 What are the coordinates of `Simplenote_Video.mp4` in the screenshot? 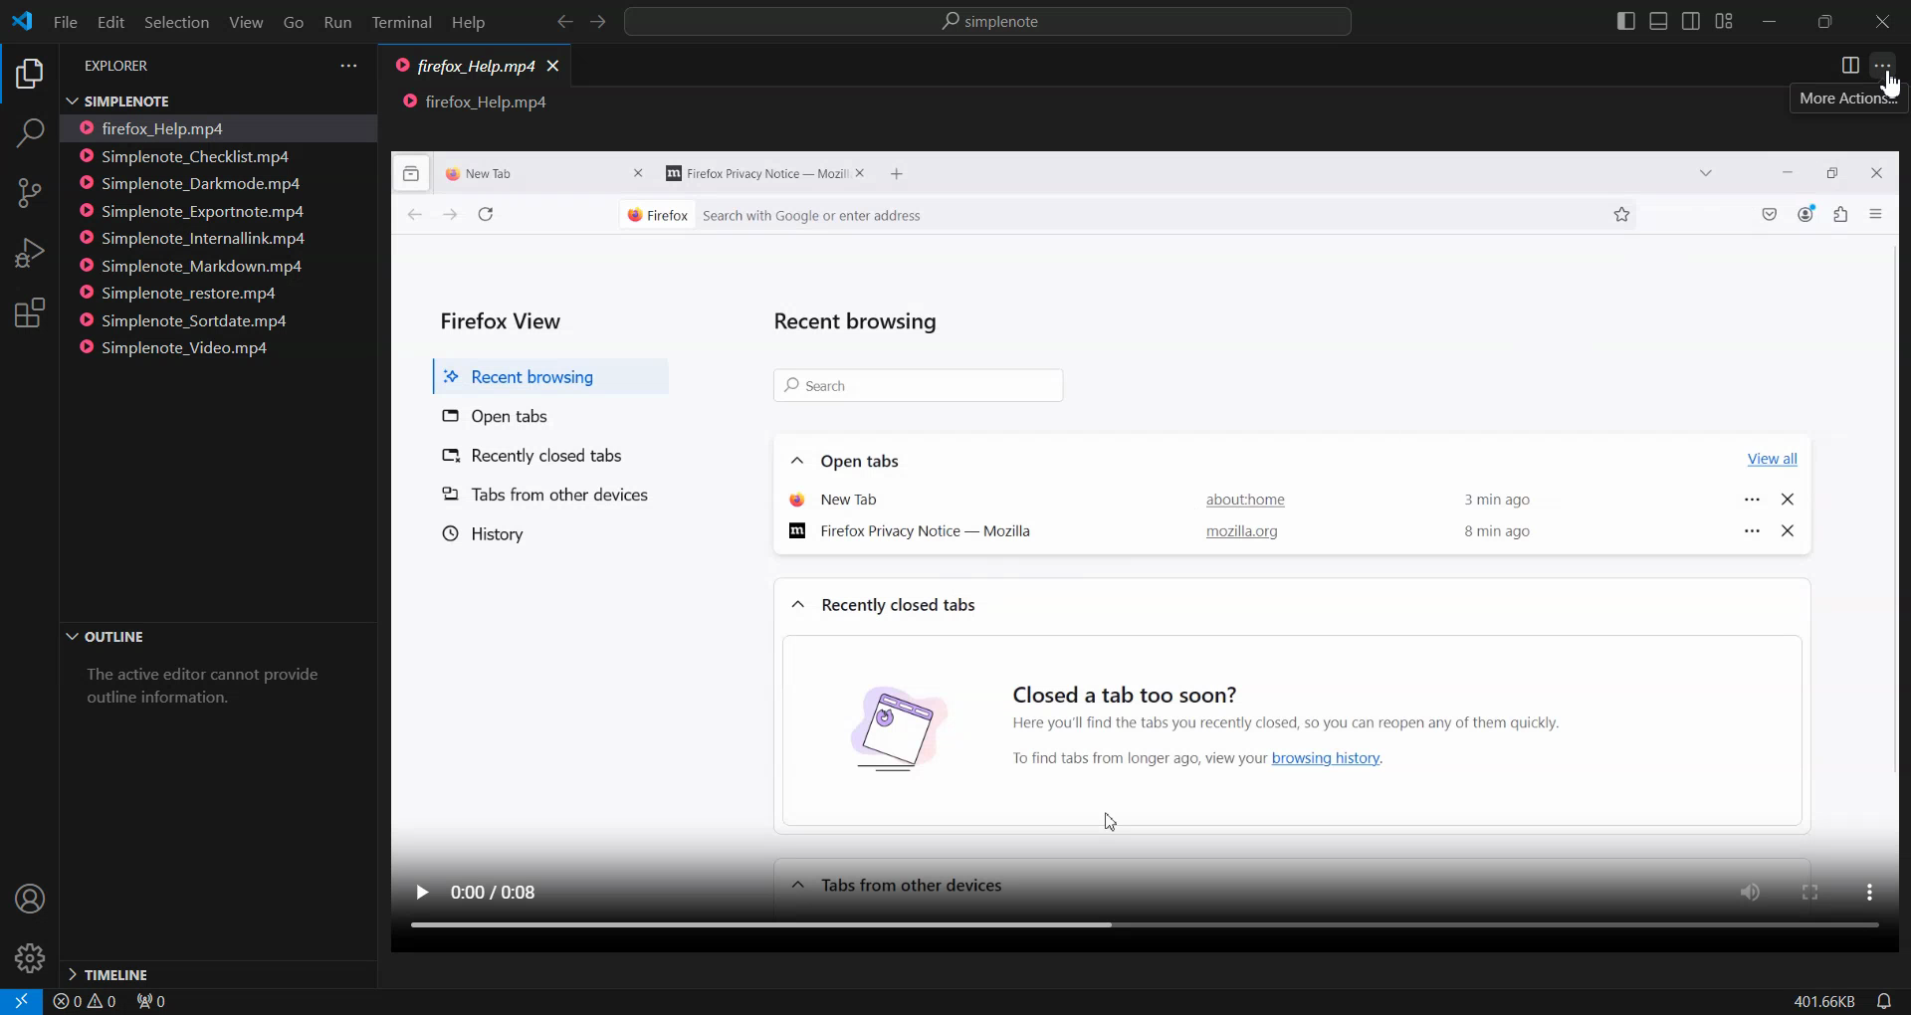 It's located at (184, 346).